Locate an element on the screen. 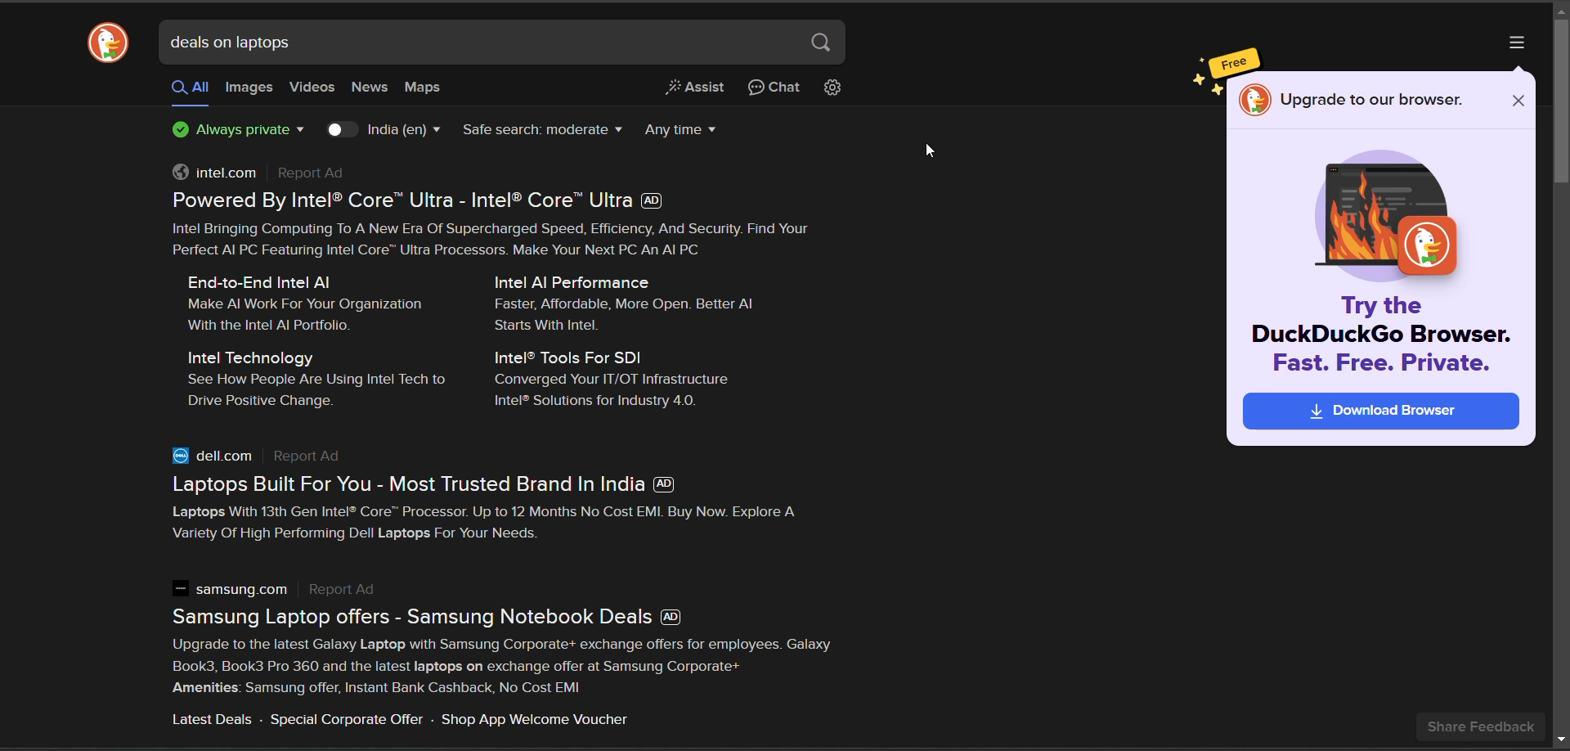  country toggle key is located at coordinates (343, 130).